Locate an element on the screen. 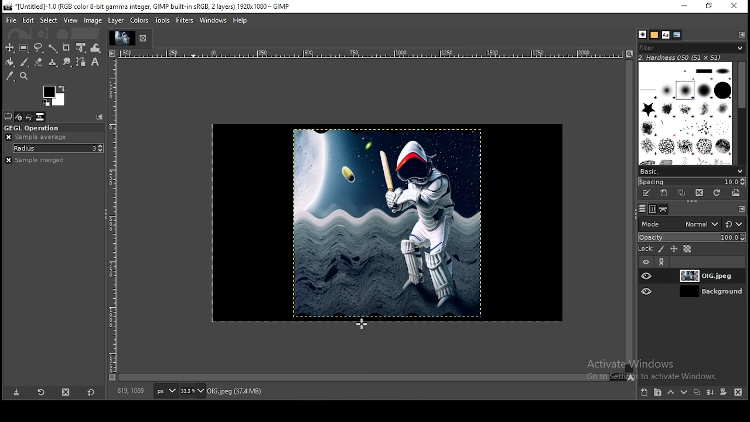  lock position and size is located at coordinates (674, 249).